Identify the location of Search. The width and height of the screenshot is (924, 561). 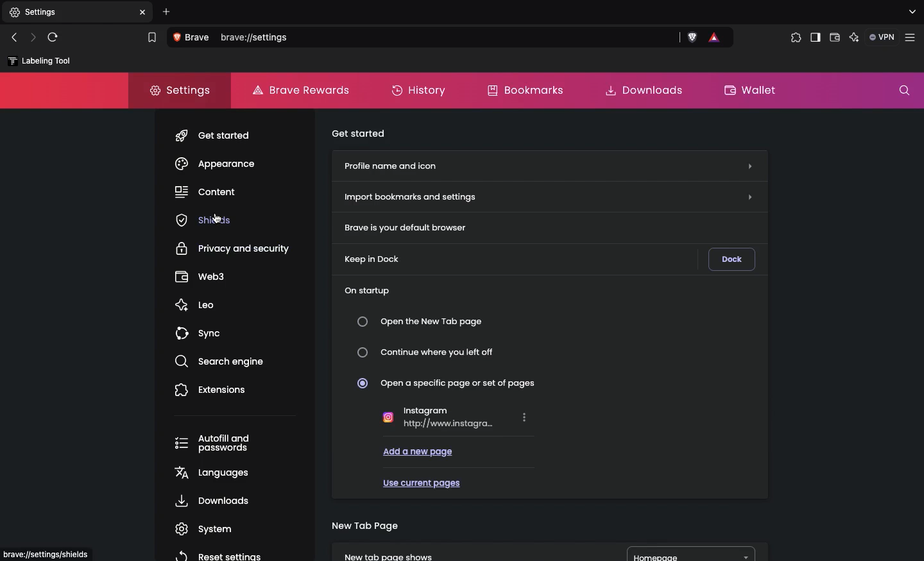
(422, 37).